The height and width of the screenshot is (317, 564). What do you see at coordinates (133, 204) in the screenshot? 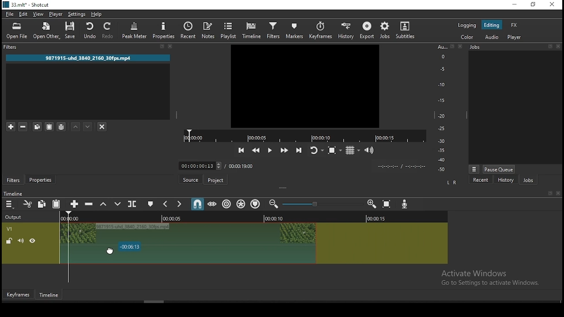
I see `split at playhead` at bounding box center [133, 204].